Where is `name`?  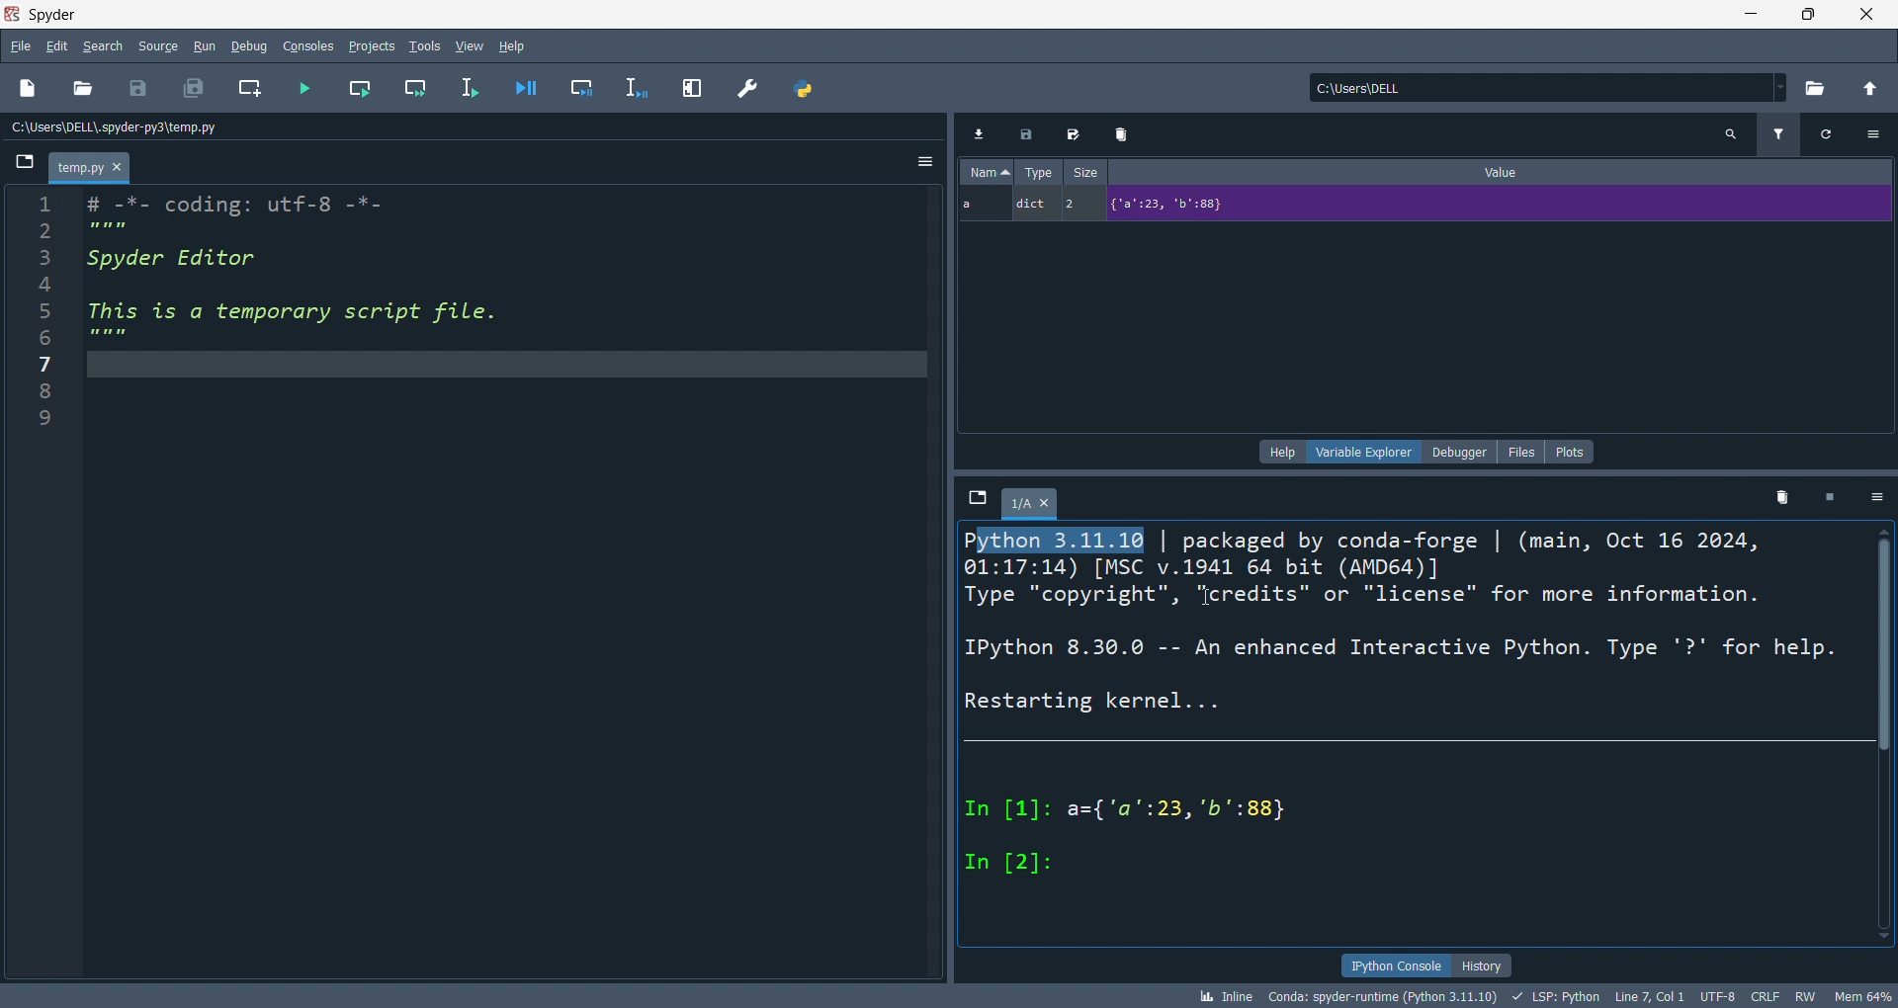 name is located at coordinates (989, 171).